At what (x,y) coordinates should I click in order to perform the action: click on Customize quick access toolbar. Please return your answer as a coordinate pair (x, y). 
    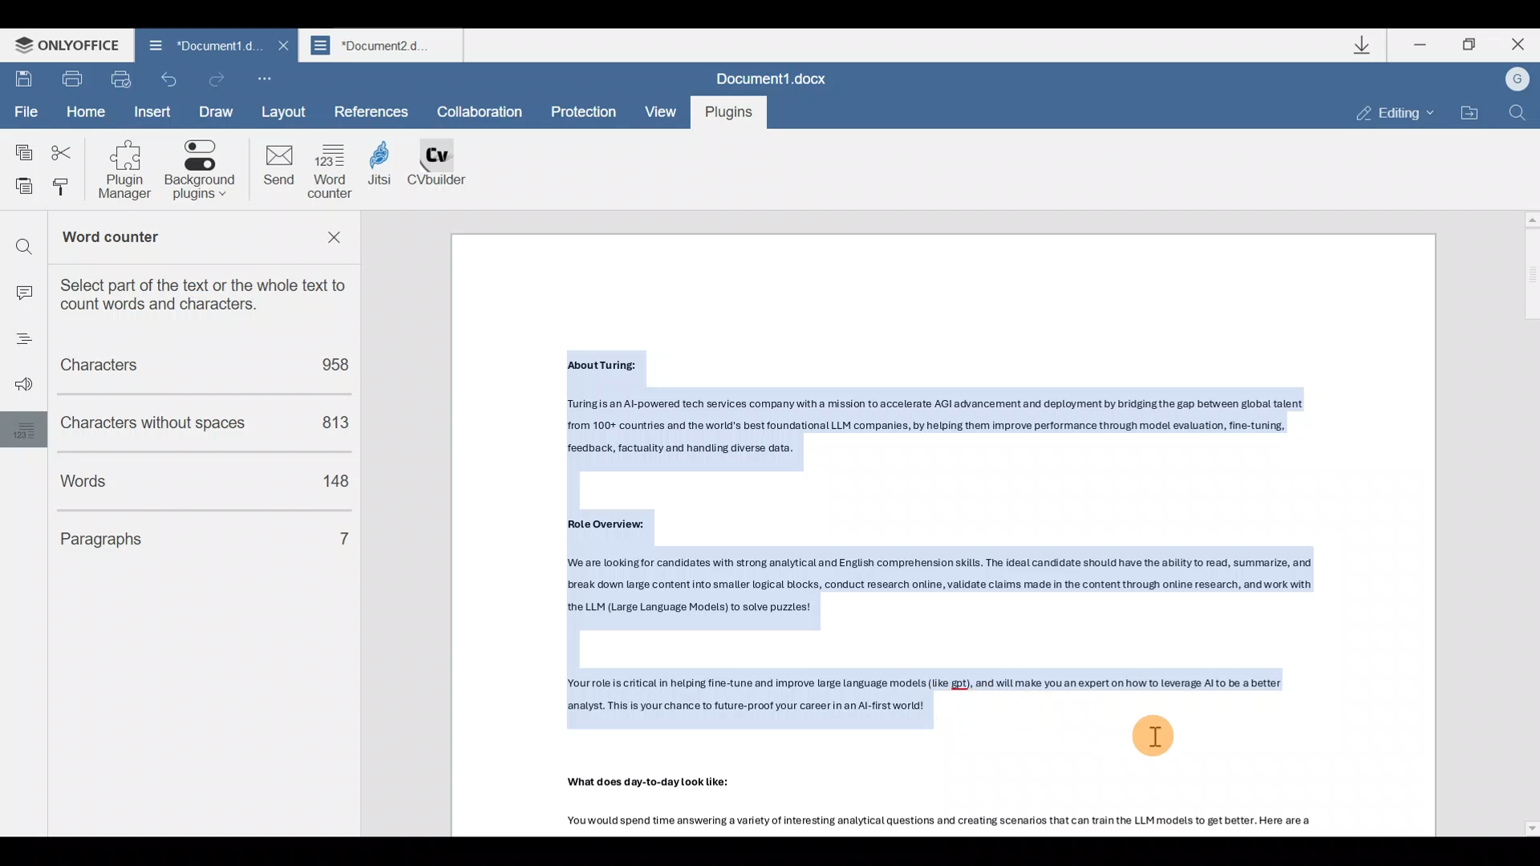
    Looking at the image, I should click on (261, 74).